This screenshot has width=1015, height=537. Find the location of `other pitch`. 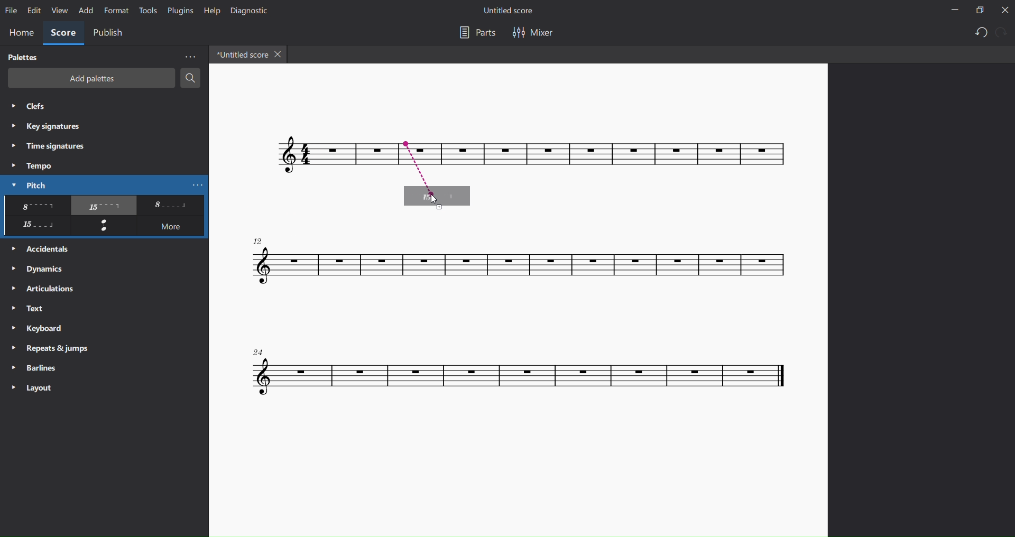

other pitch is located at coordinates (35, 226).